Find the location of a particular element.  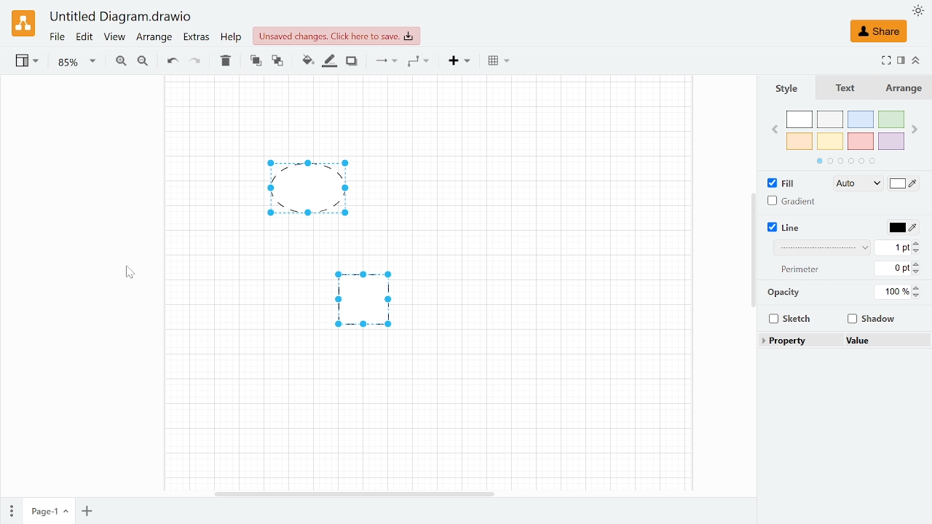

Previous is located at coordinates (773, 129).